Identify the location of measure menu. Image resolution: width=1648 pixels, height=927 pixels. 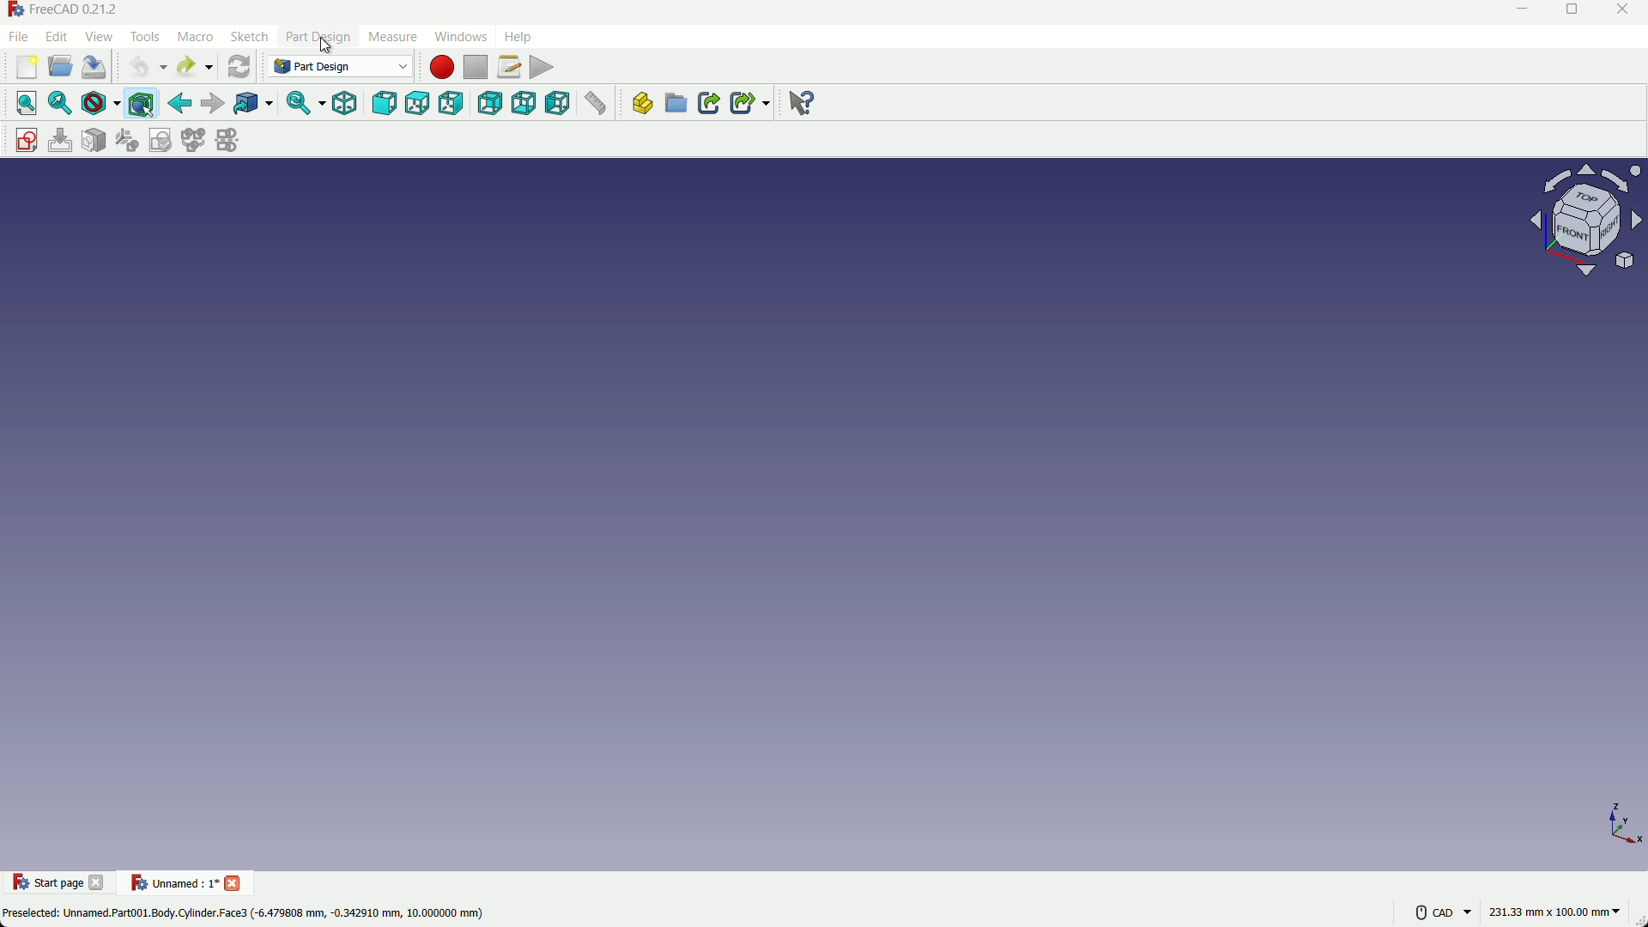
(393, 38).